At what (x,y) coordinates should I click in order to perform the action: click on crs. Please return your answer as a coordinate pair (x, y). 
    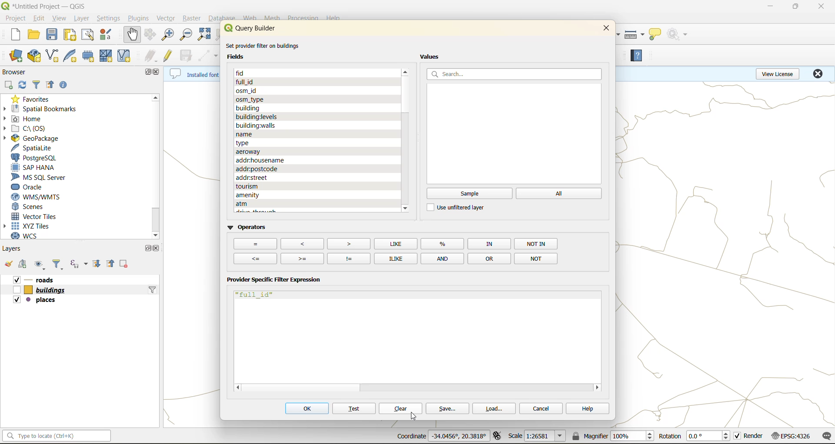
    Looking at the image, I should click on (793, 437).